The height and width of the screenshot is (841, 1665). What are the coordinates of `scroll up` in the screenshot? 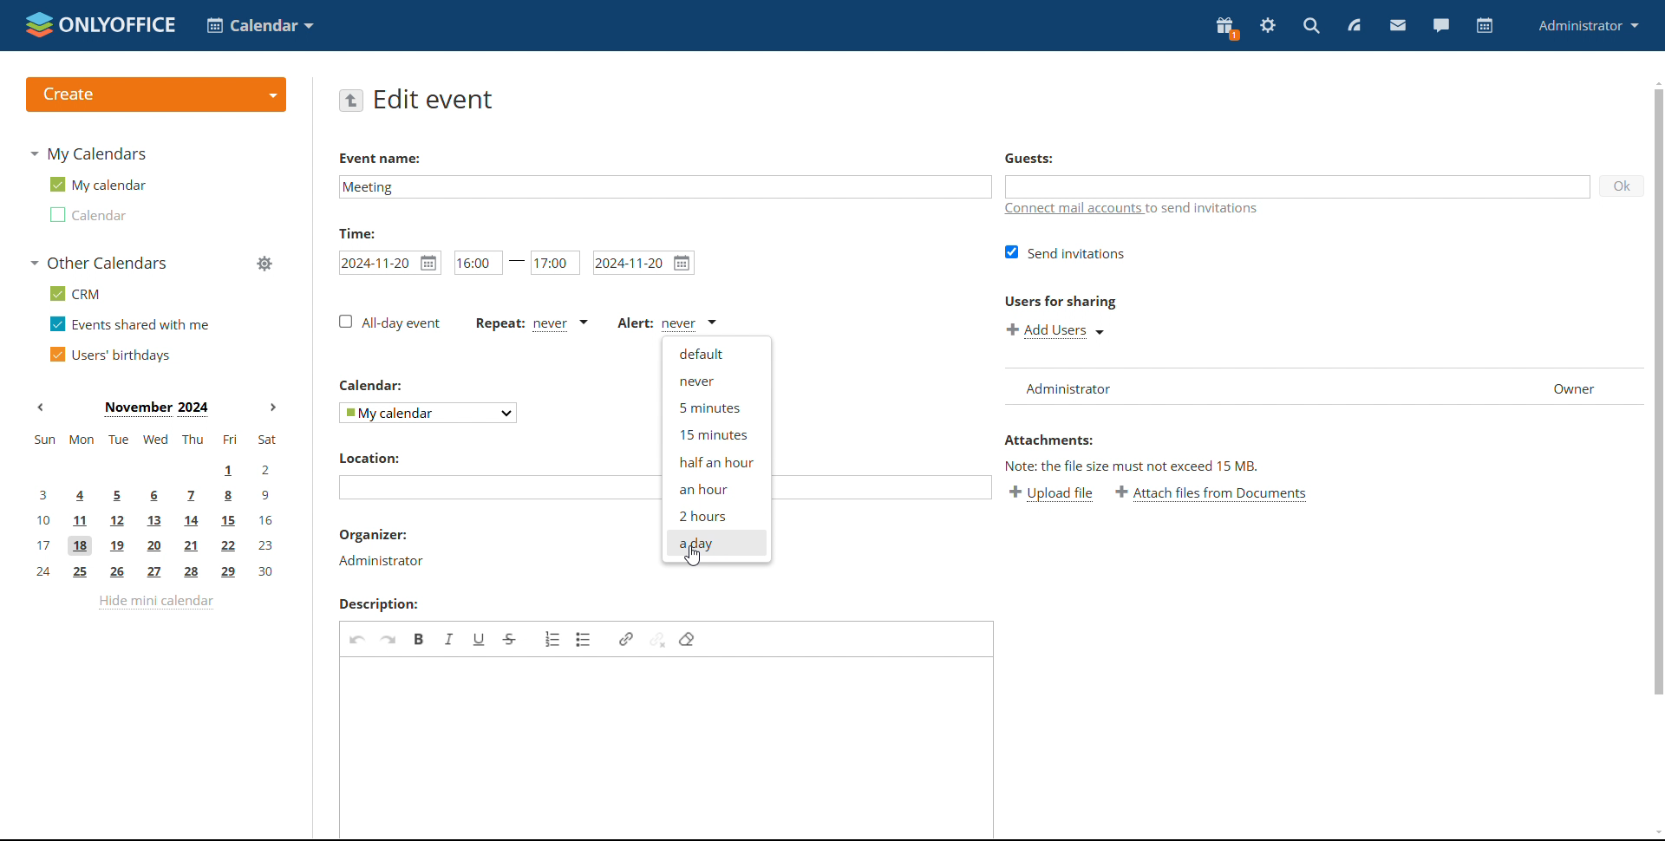 It's located at (1655, 81).